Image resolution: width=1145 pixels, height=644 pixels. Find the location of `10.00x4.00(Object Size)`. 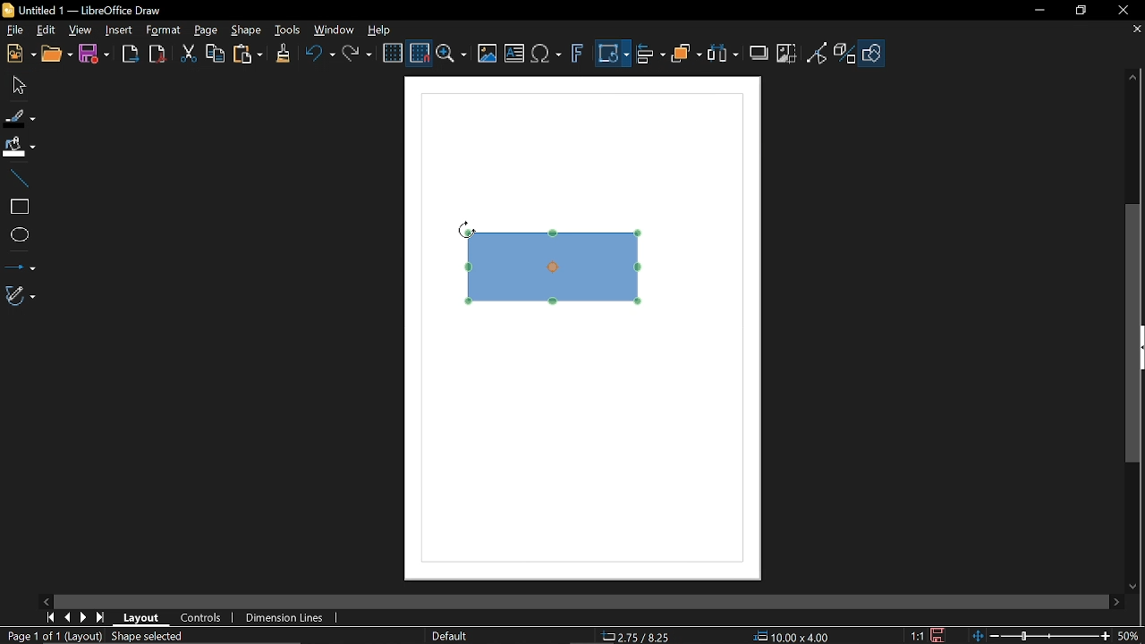

10.00x4.00(Object Size) is located at coordinates (792, 637).